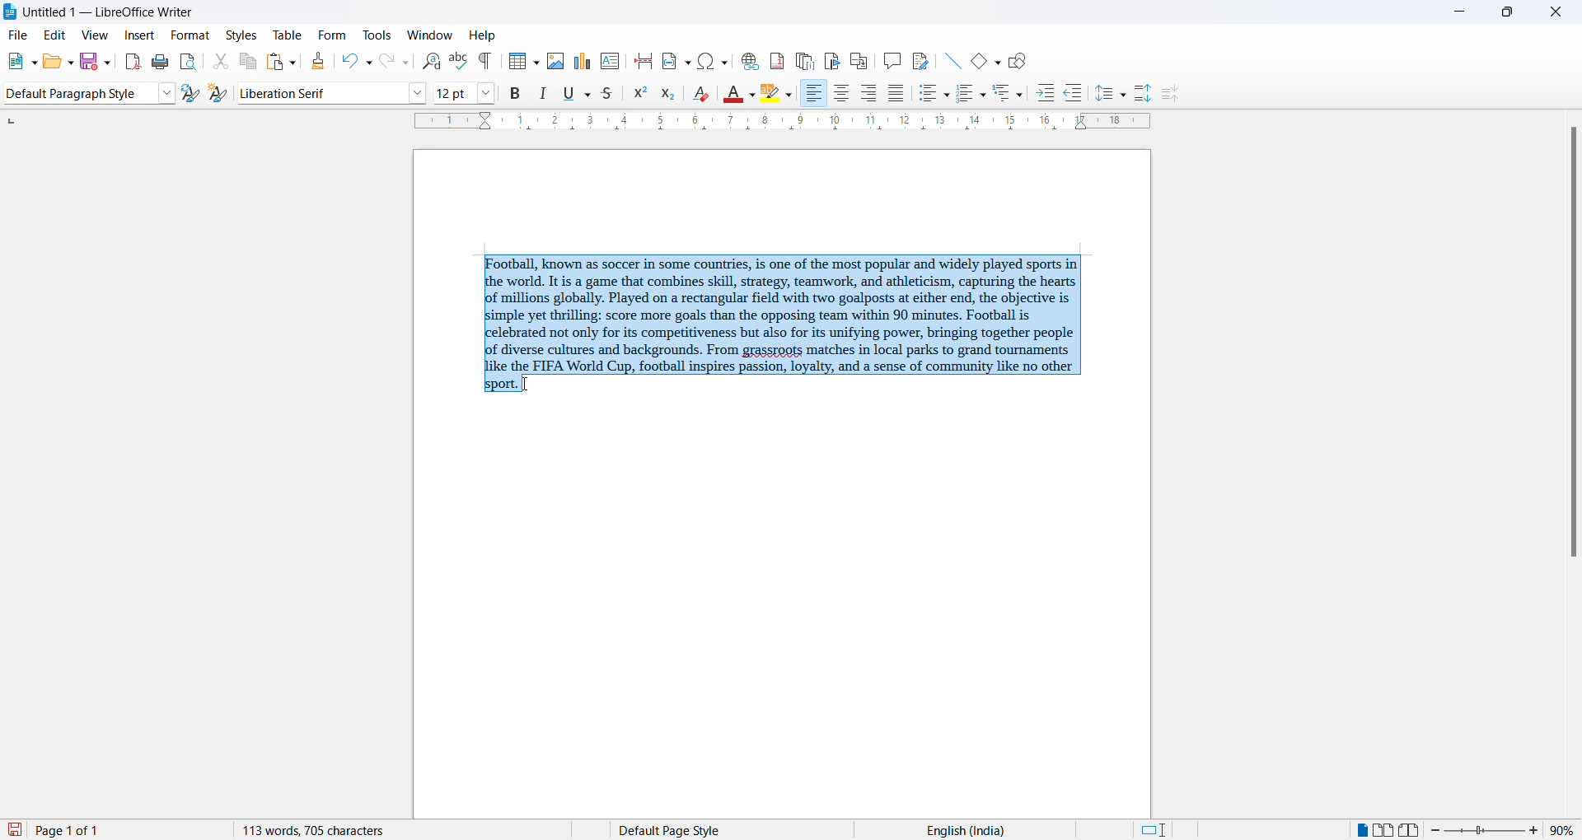 This screenshot has width=1582, height=840. I want to click on insert special character, so click(713, 63).